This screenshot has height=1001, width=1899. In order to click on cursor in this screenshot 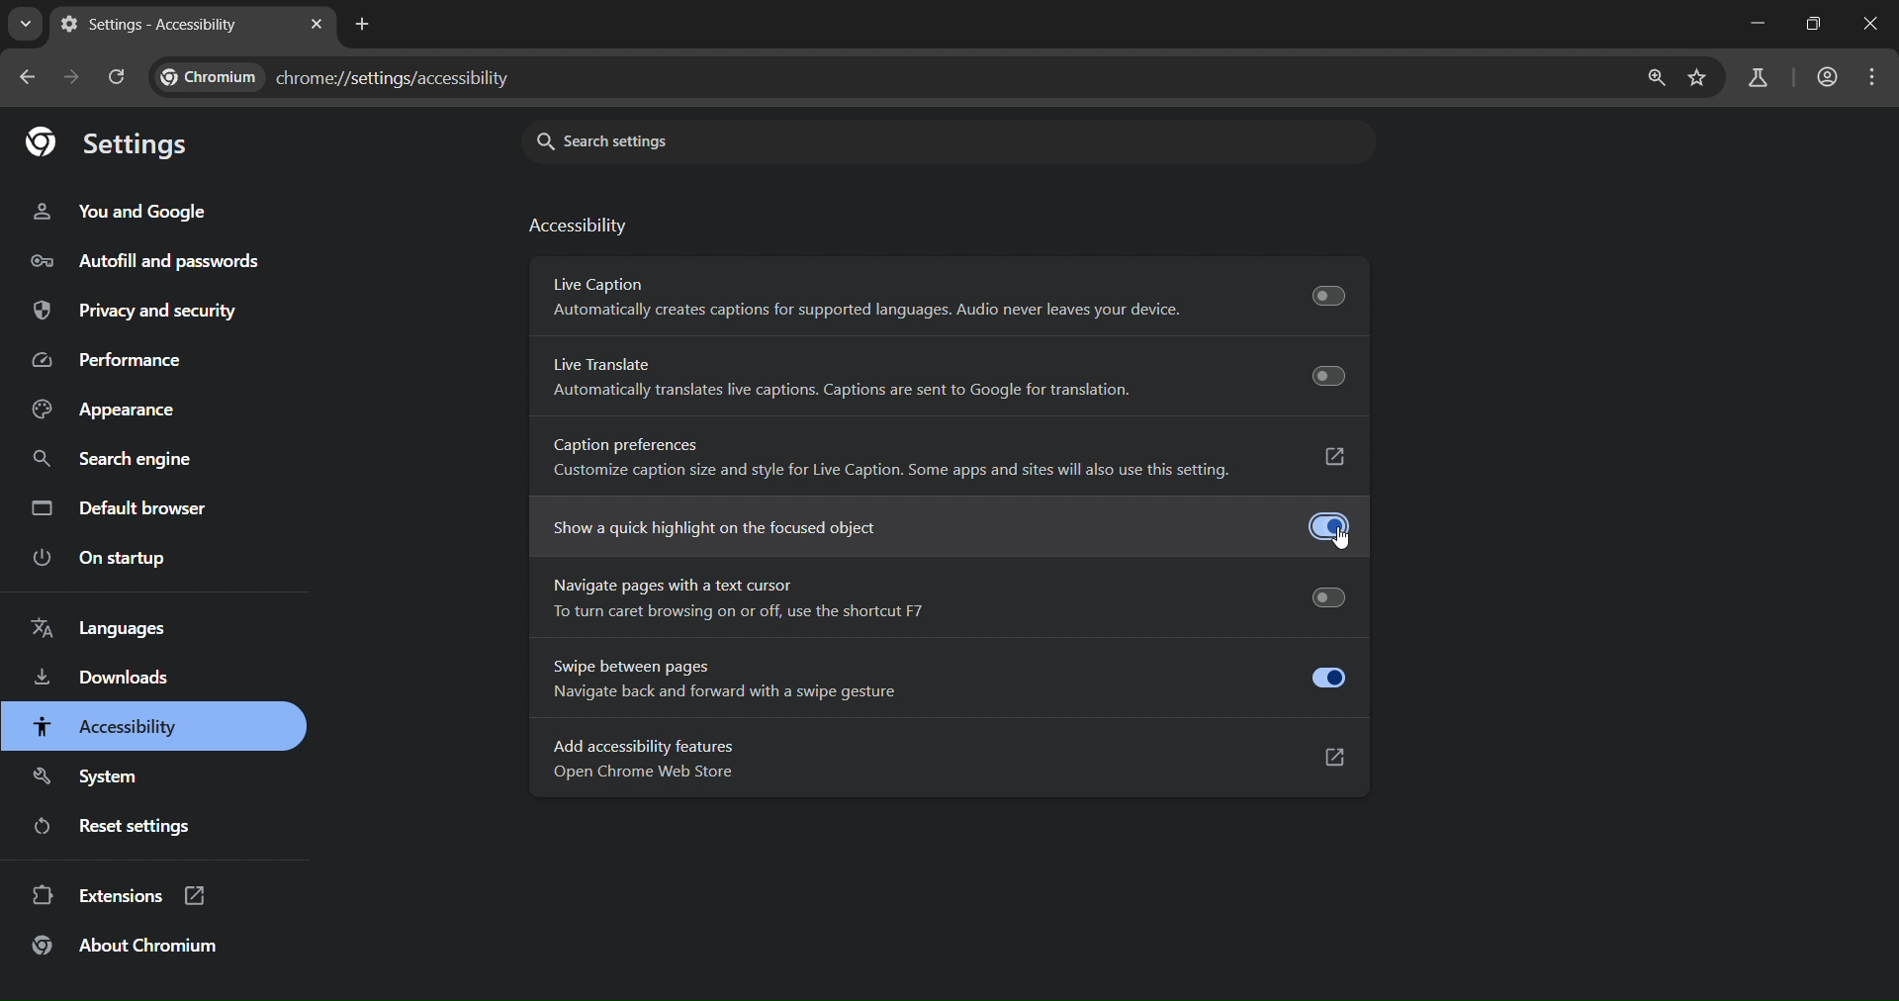, I will do `click(1343, 543)`.